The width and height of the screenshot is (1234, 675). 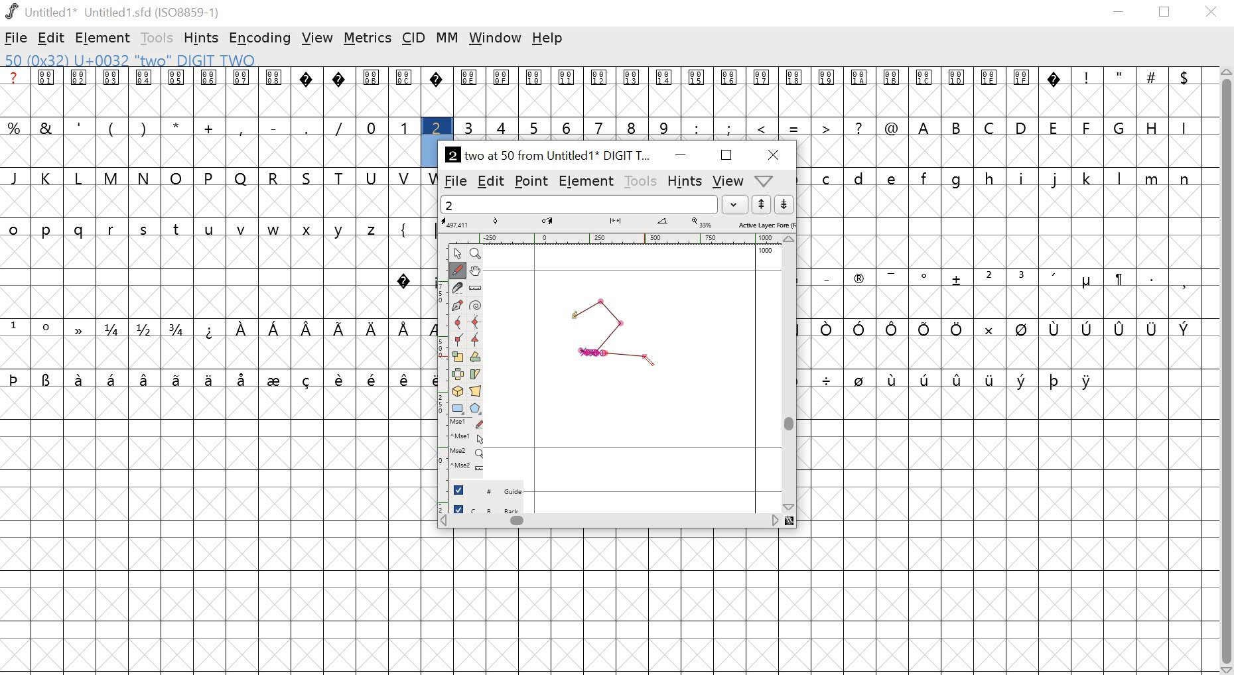 I want to click on guide, so click(x=490, y=489).